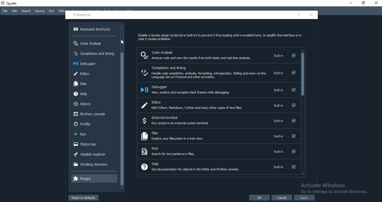  I want to click on Activate Windows
Go to Settings to activate Windows., so click(332, 188).